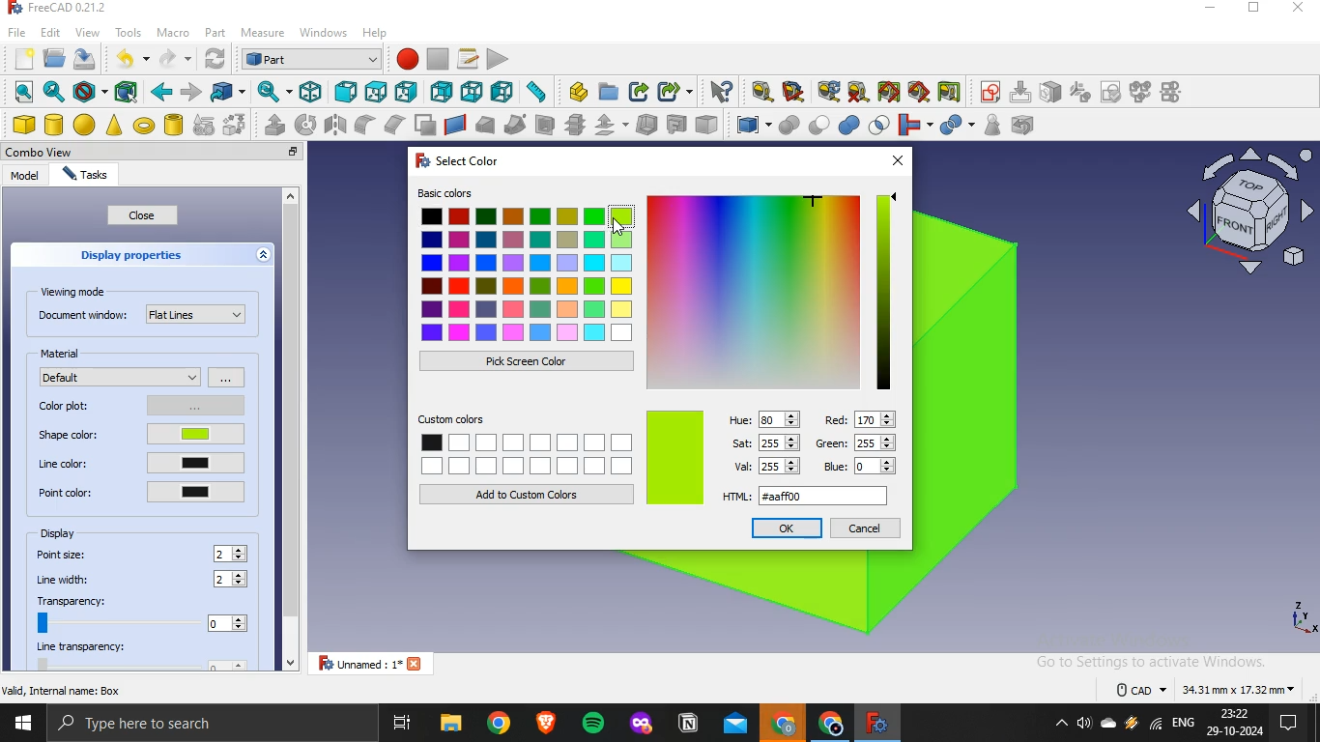 This screenshot has height=742, width=1320. Describe the element at coordinates (62, 9) in the screenshot. I see `text` at that location.